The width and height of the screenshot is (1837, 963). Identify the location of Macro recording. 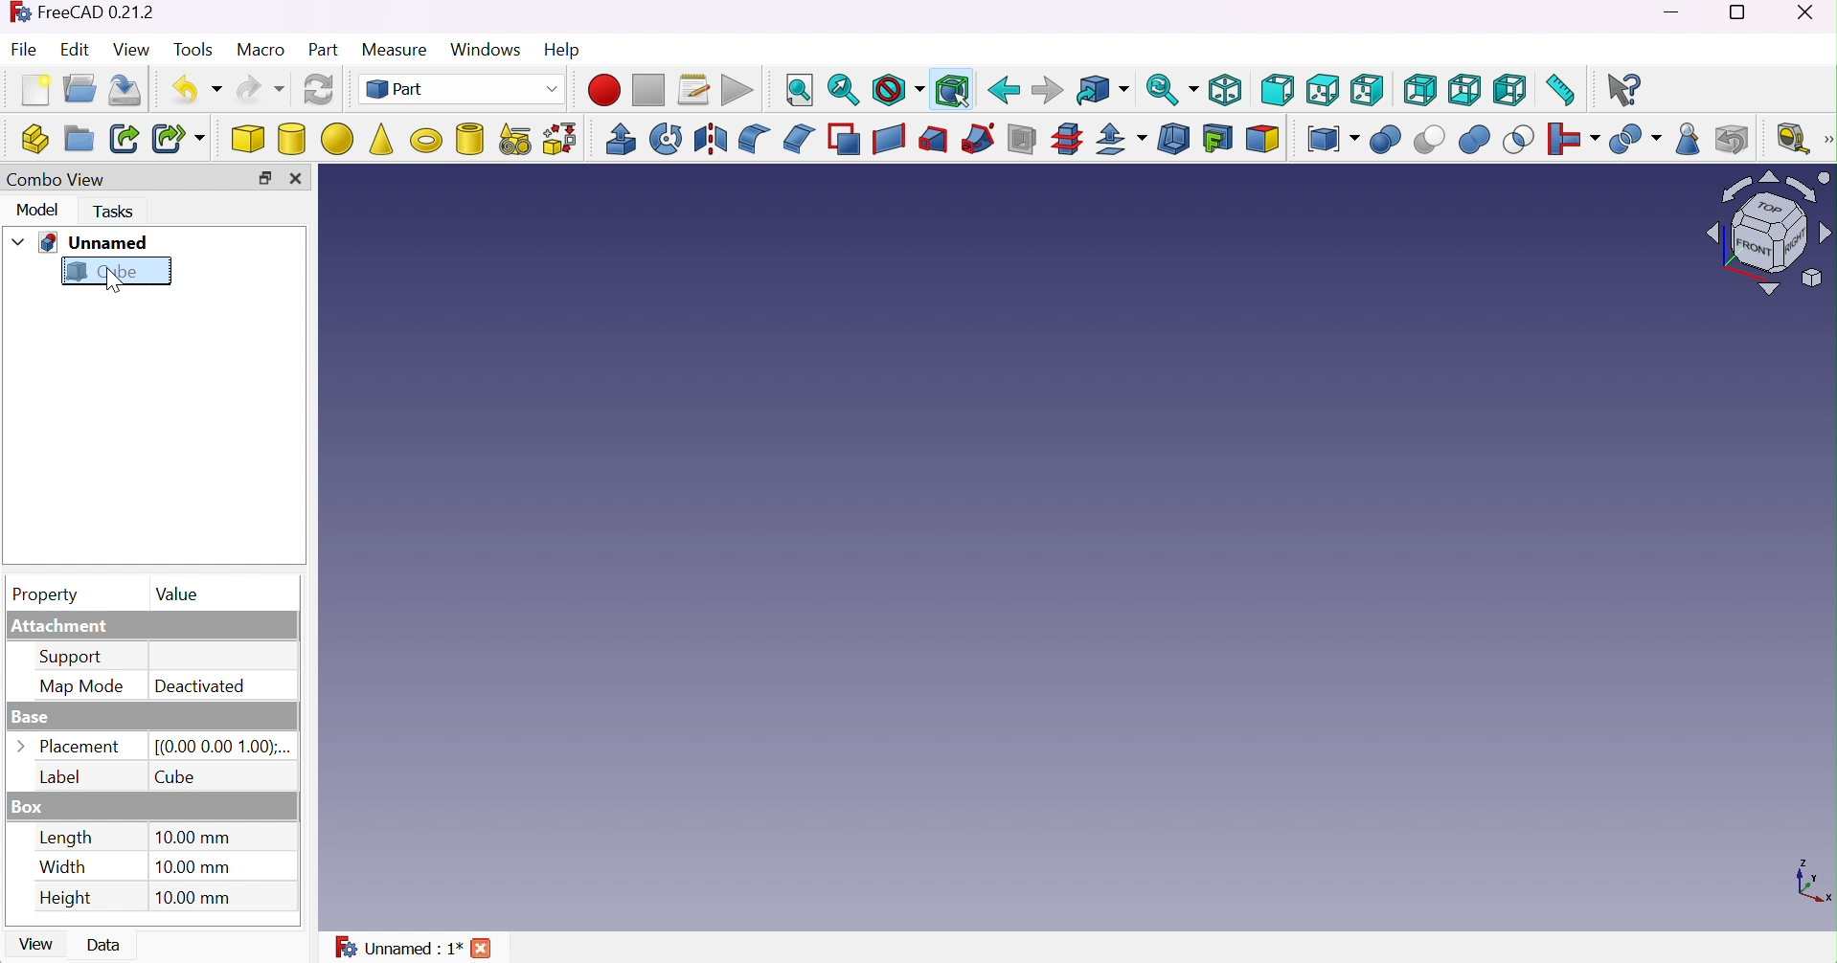
(603, 90).